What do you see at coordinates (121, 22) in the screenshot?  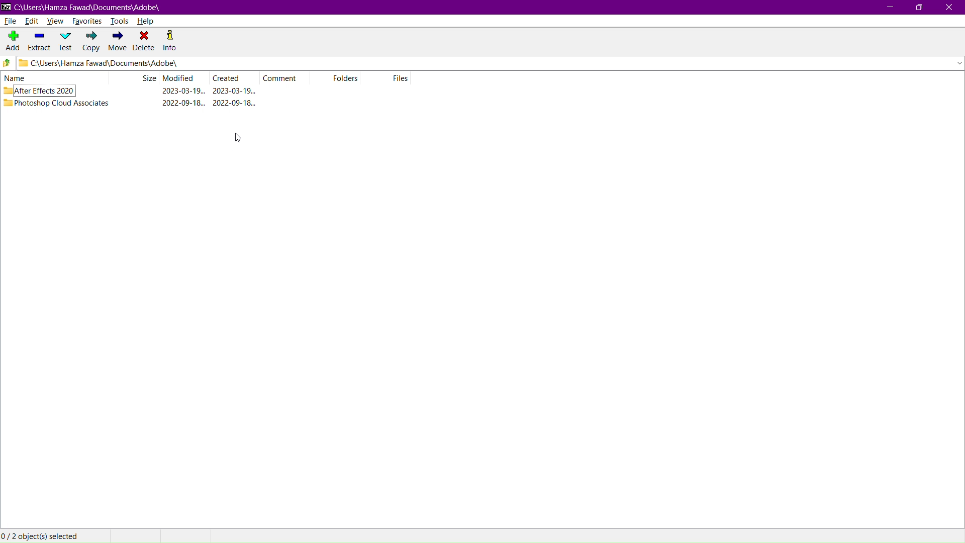 I see `Tools` at bounding box center [121, 22].